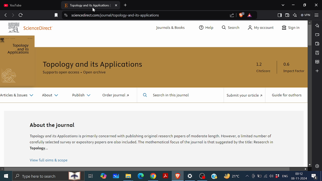 This screenshot has width=322, height=181. What do you see at coordinates (56, 5) in the screenshot?
I see `Close current tab` at bounding box center [56, 5].